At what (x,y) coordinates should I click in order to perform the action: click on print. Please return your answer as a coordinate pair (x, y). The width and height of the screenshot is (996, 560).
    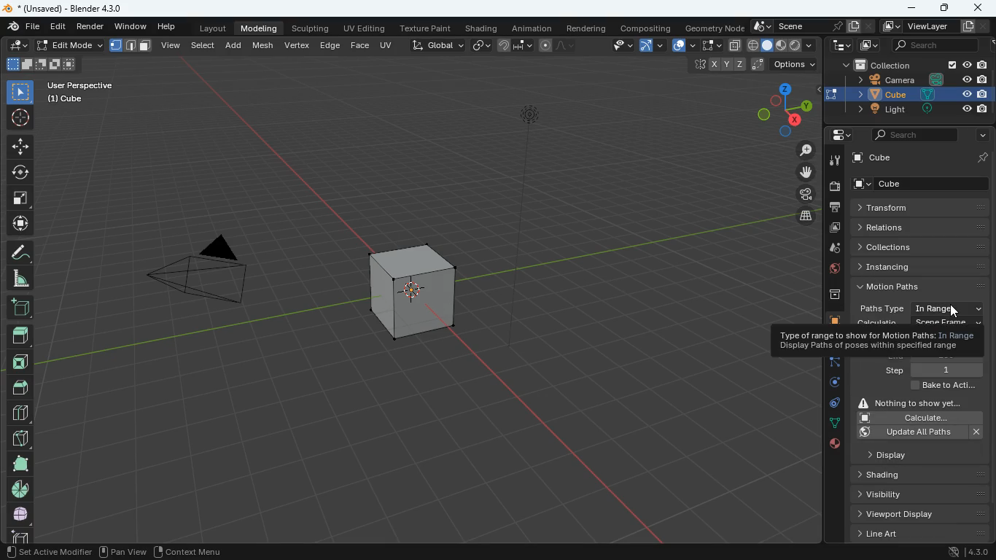
    Looking at the image, I should click on (834, 208).